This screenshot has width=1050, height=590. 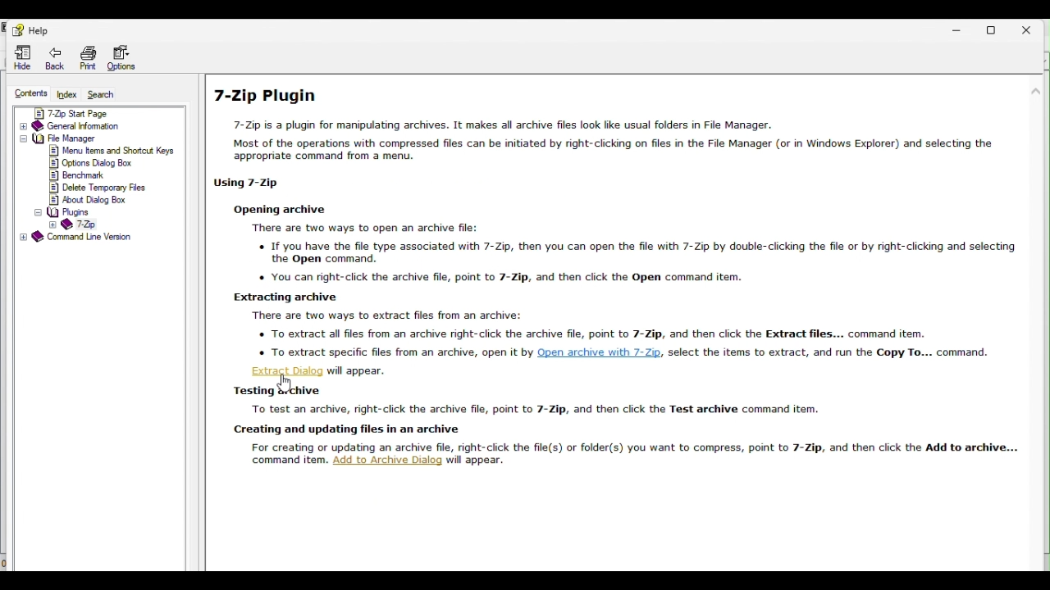 What do you see at coordinates (256, 184) in the screenshot?
I see `using 7 zip` at bounding box center [256, 184].